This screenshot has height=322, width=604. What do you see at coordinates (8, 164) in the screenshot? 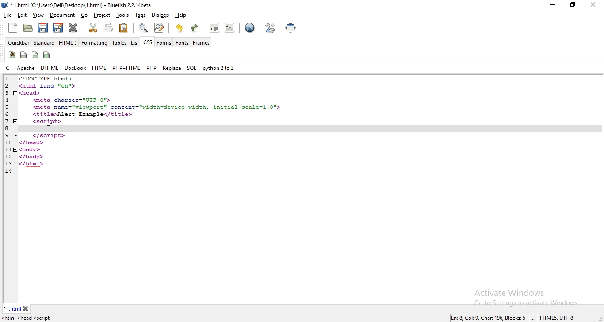
I see `13` at bounding box center [8, 164].